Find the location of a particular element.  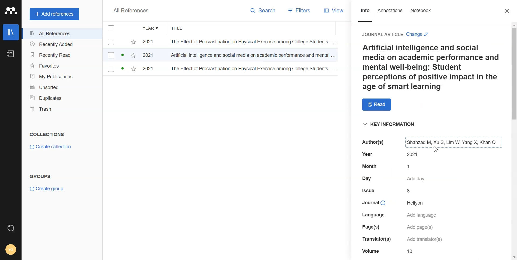

checkbox is located at coordinates (120, 70).